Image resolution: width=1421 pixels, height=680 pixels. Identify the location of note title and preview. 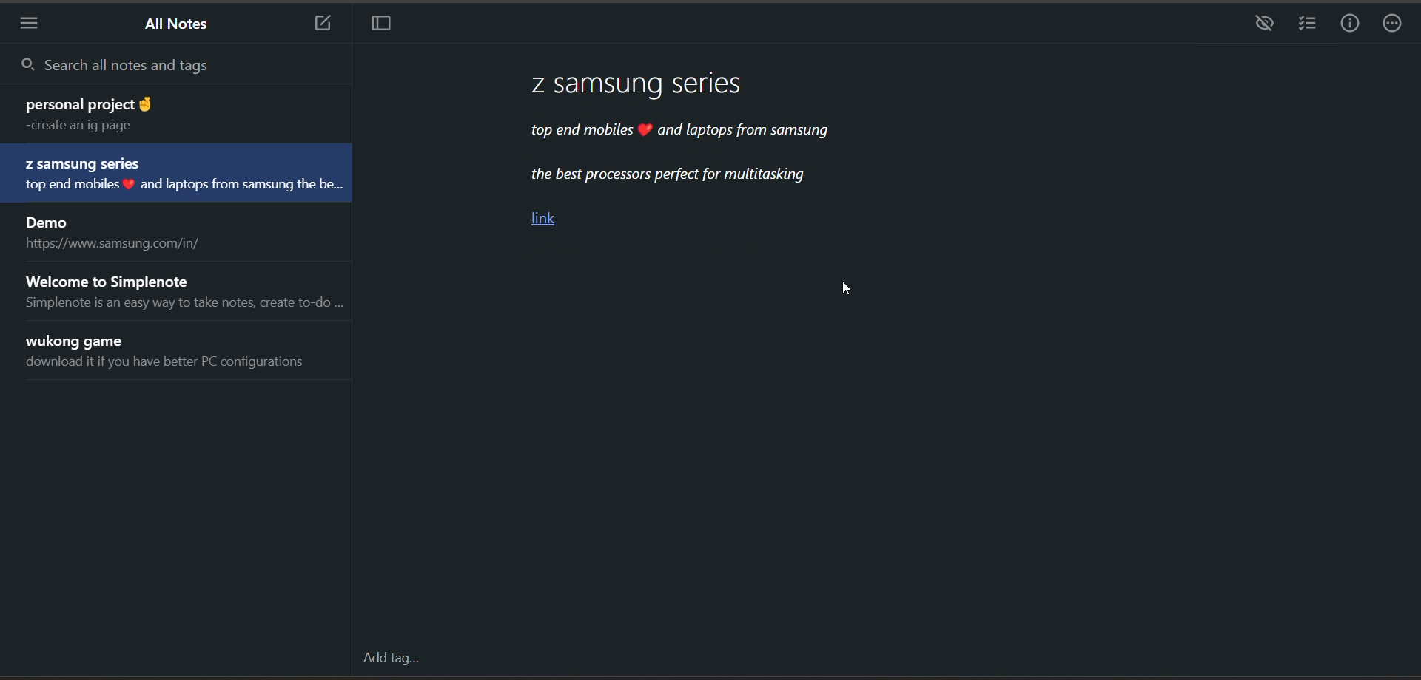
(181, 290).